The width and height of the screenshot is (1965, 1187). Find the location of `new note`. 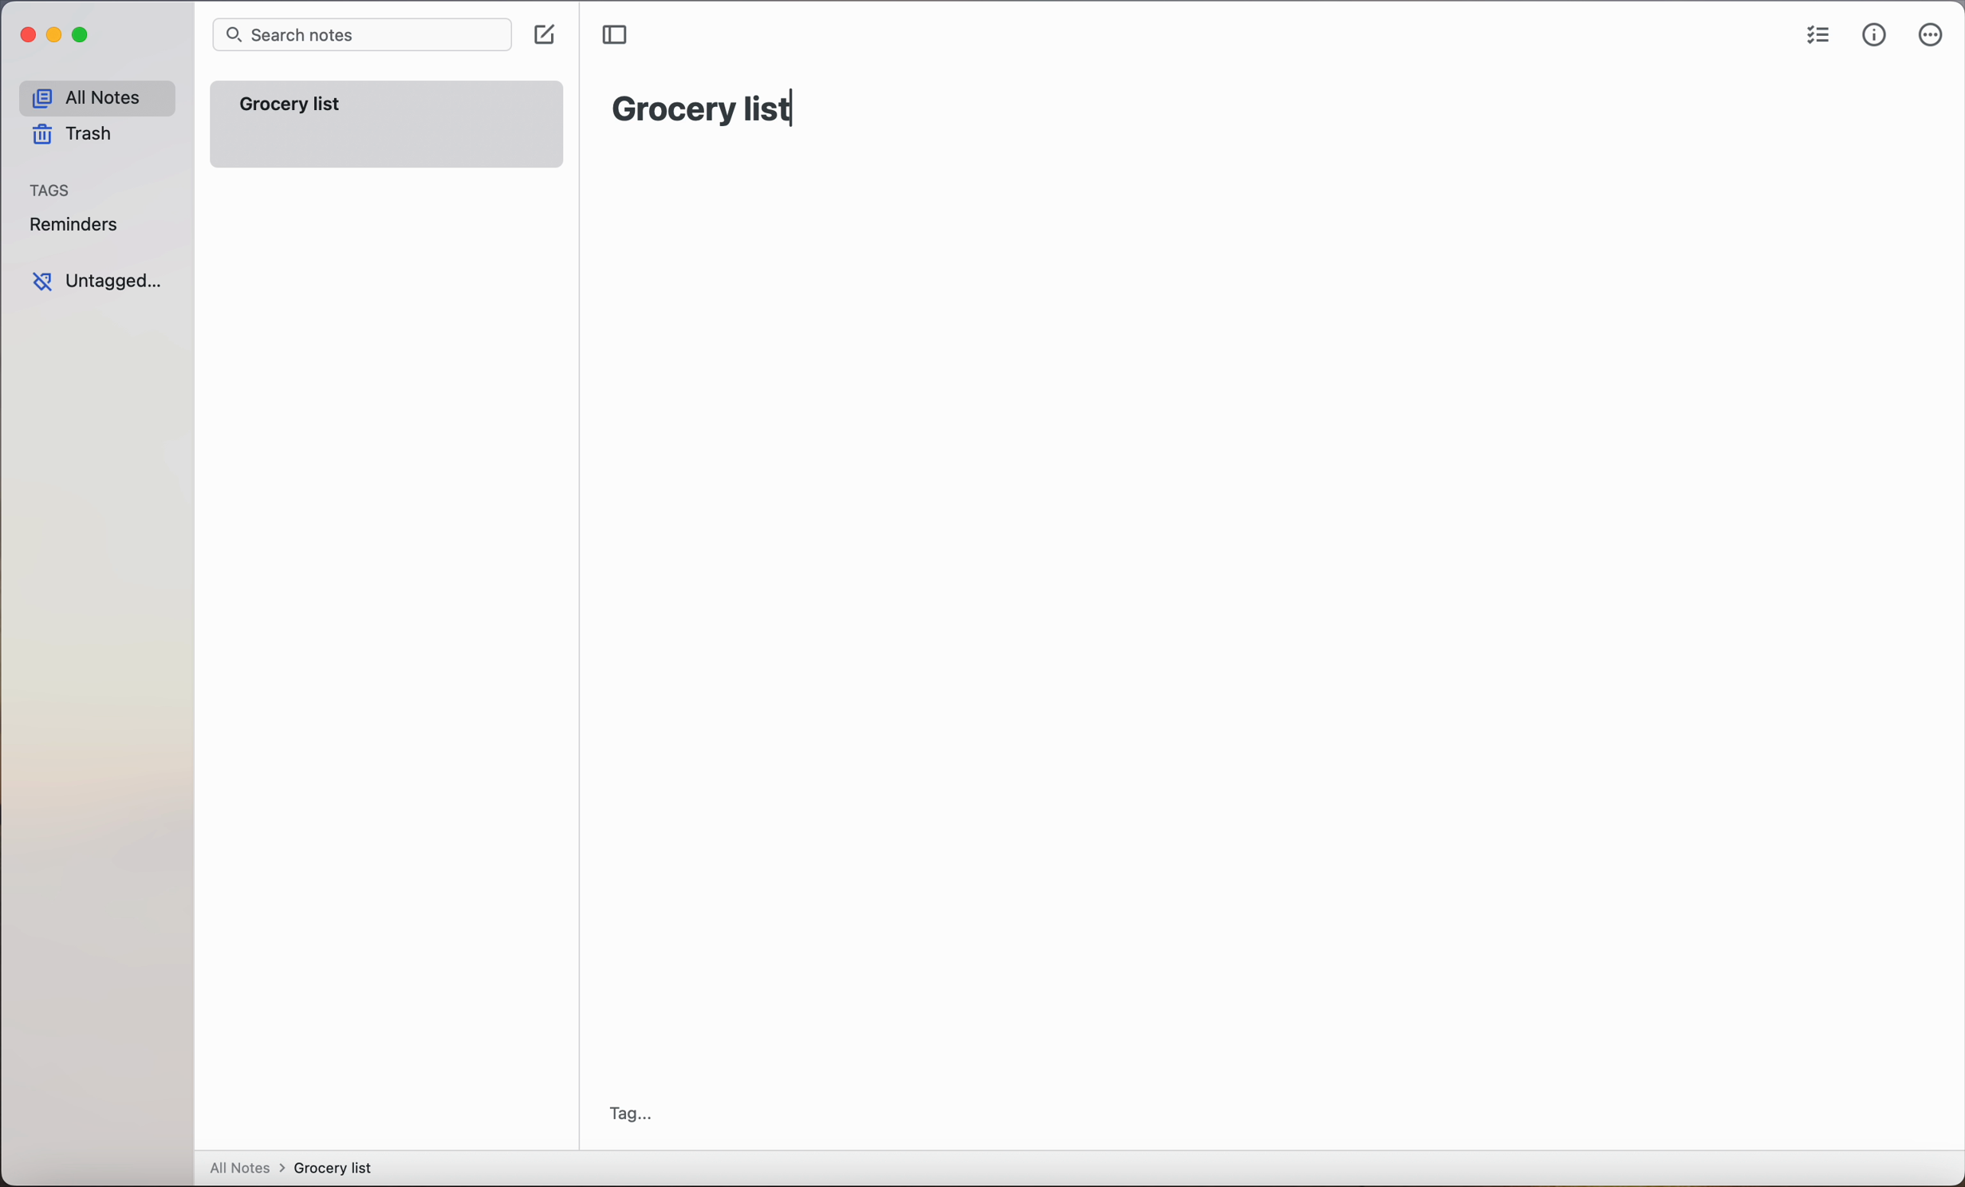

new note is located at coordinates (389, 124).